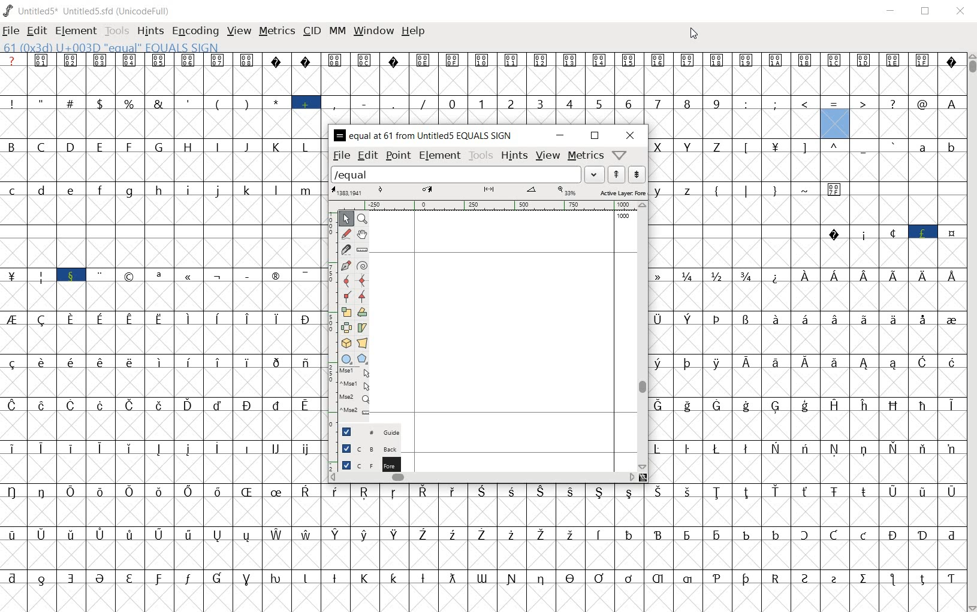 The image size is (977, 612). I want to click on encoding, so click(193, 31).